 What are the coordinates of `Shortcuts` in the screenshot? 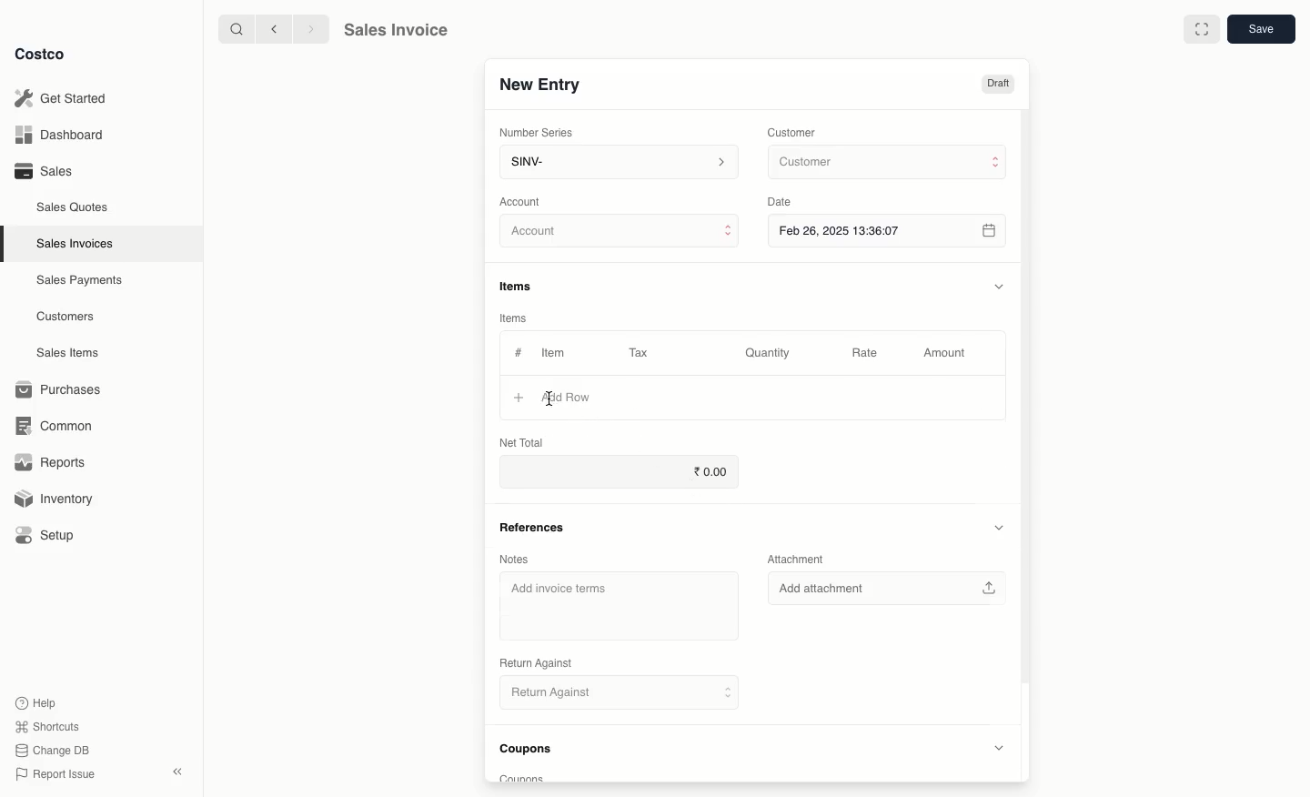 It's located at (46, 727).